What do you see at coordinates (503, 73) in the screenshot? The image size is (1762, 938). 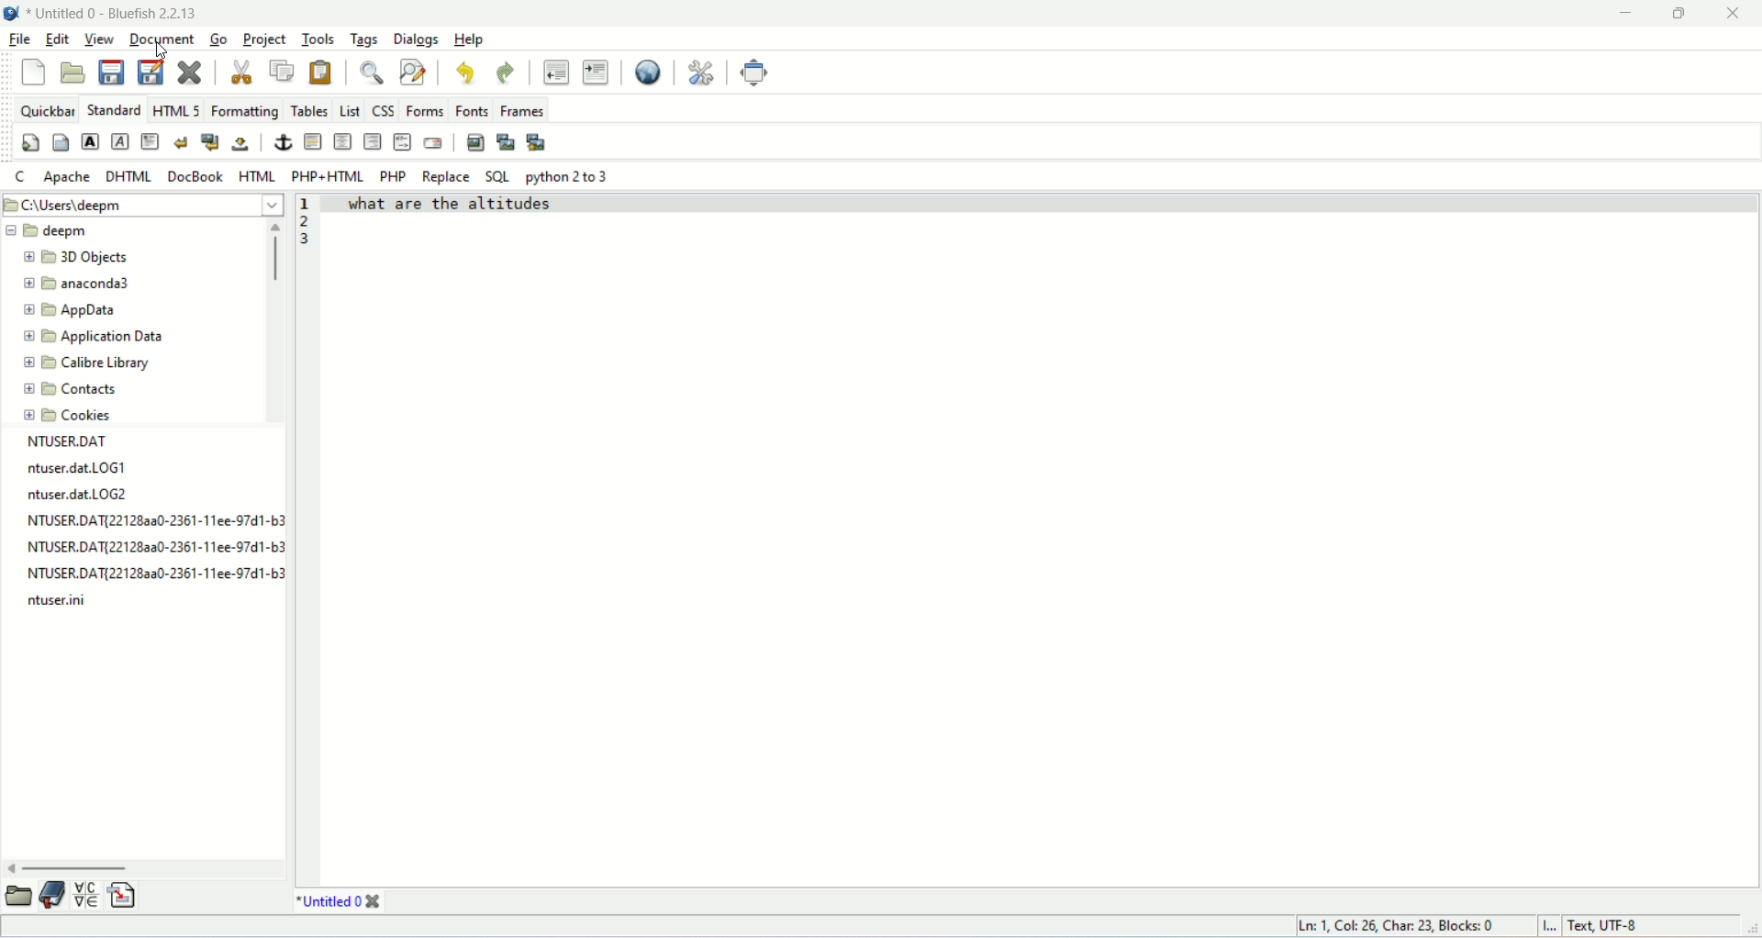 I see `redo` at bounding box center [503, 73].